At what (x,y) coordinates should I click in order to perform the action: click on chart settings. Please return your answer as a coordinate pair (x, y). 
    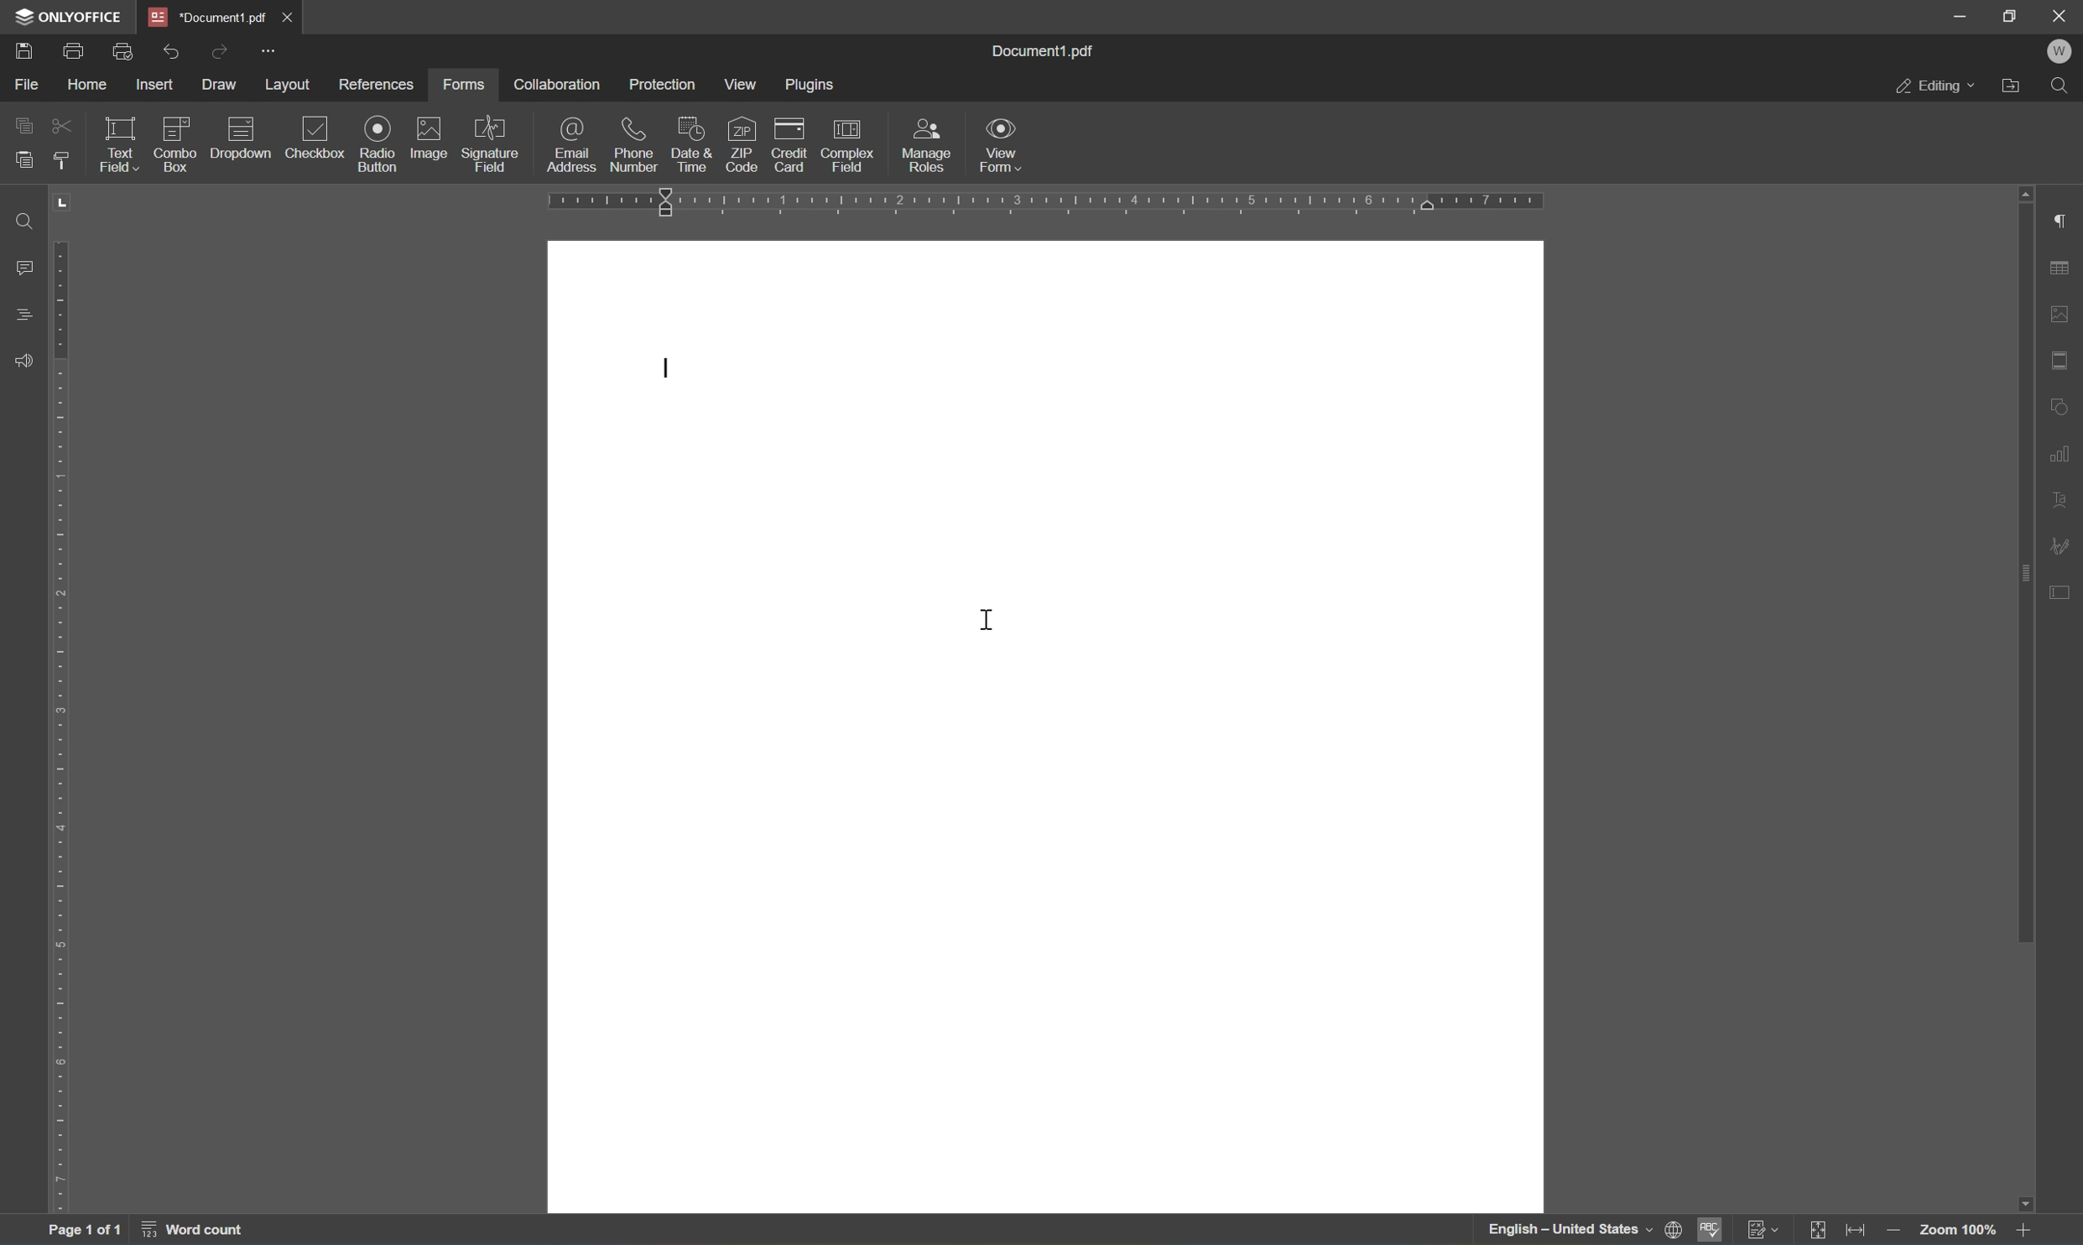
    Looking at the image, I should click on (2065, 452).